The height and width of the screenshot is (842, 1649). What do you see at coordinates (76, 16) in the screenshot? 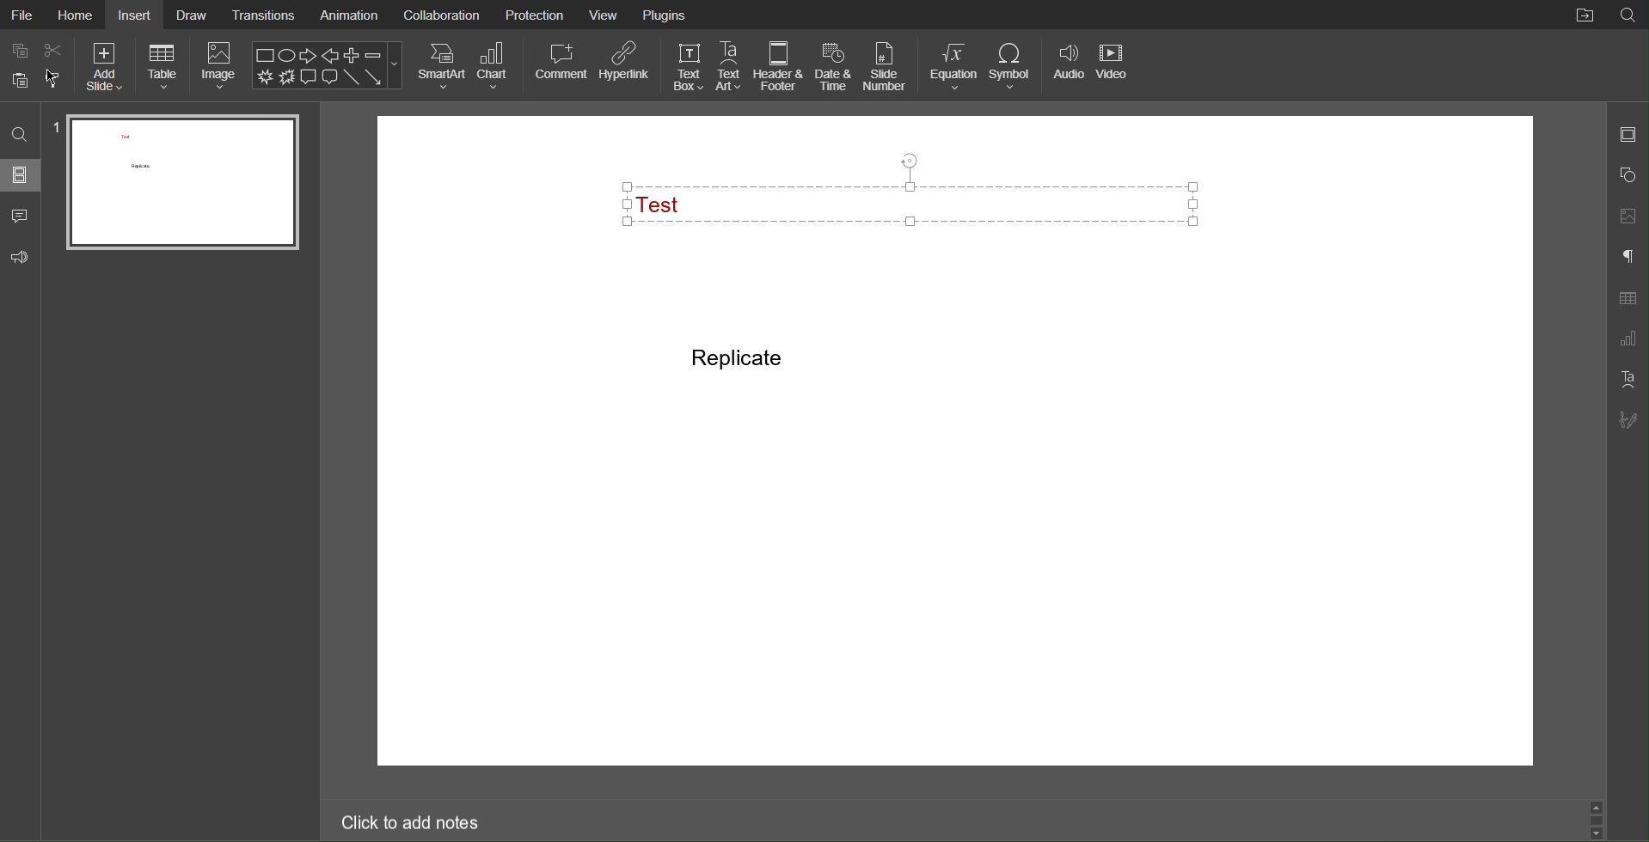
I see `Home` at bounding box center [76, 16].